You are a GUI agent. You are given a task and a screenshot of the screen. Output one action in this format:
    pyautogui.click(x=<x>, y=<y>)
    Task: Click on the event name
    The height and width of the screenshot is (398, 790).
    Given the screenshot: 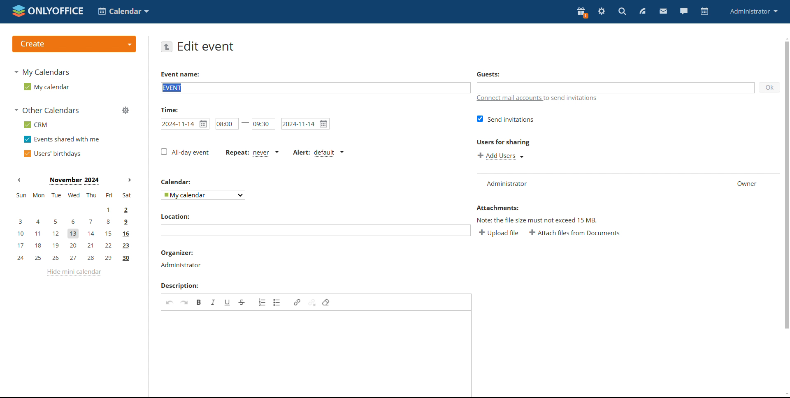 What is the action you would take?
    pyautogui.click(x=315, y=87)
    